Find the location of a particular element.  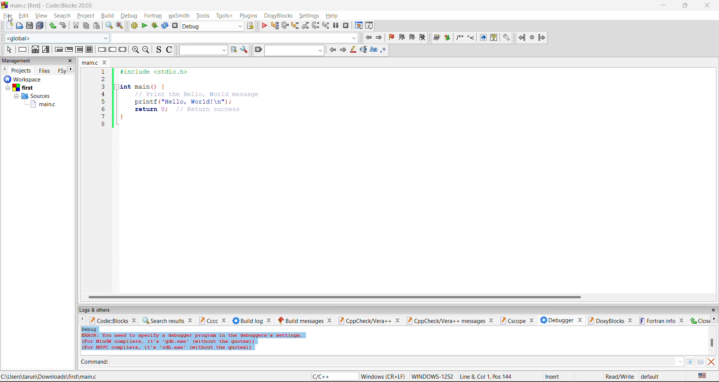

close is located at coordinates (135, 320).